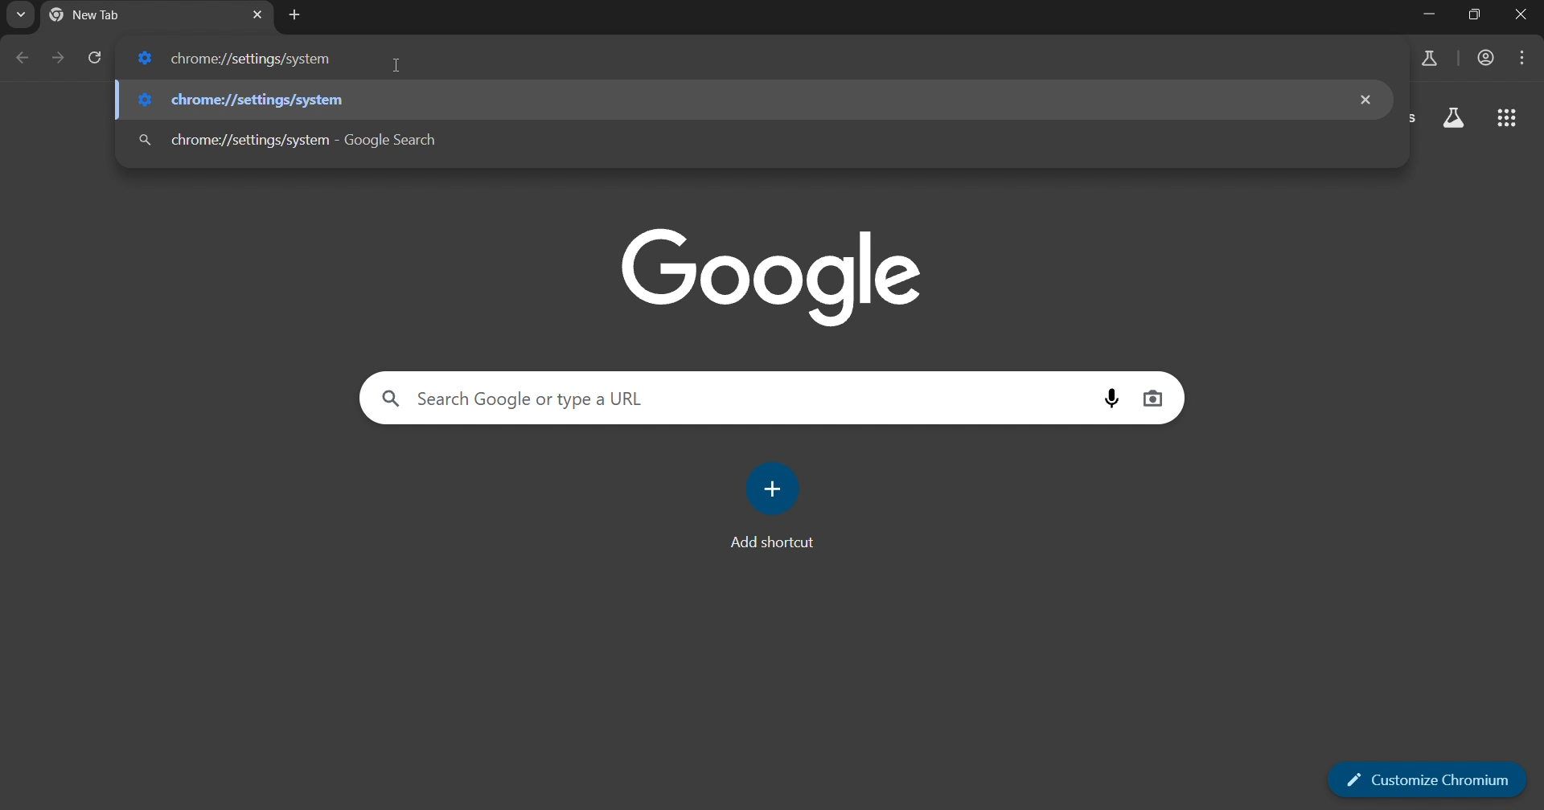 The image size is (1544, 810). I want to click on voice search, so click(1104, 398).